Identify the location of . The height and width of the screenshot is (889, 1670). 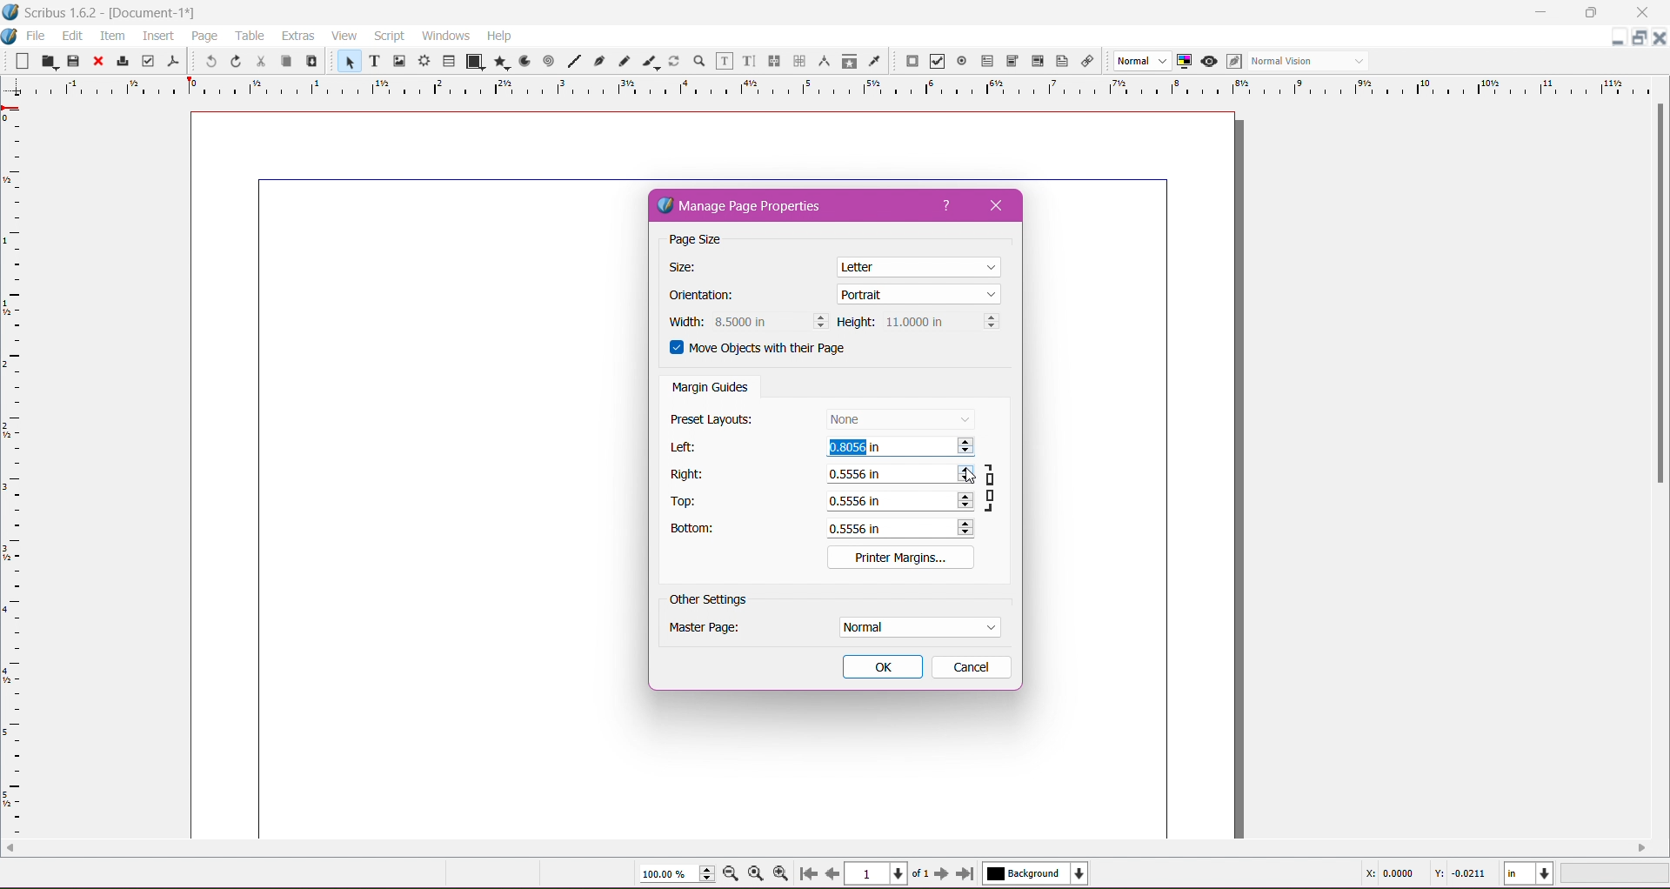
(723, 420).